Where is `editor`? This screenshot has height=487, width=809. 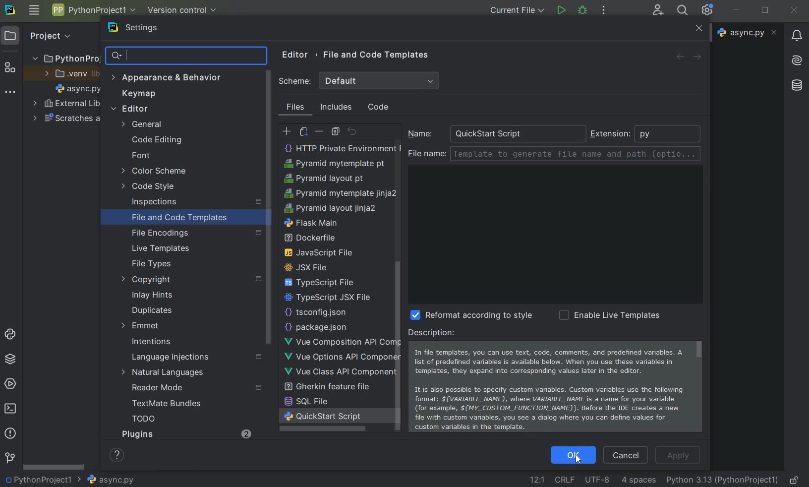
editor is located at coordinates (128, 108).